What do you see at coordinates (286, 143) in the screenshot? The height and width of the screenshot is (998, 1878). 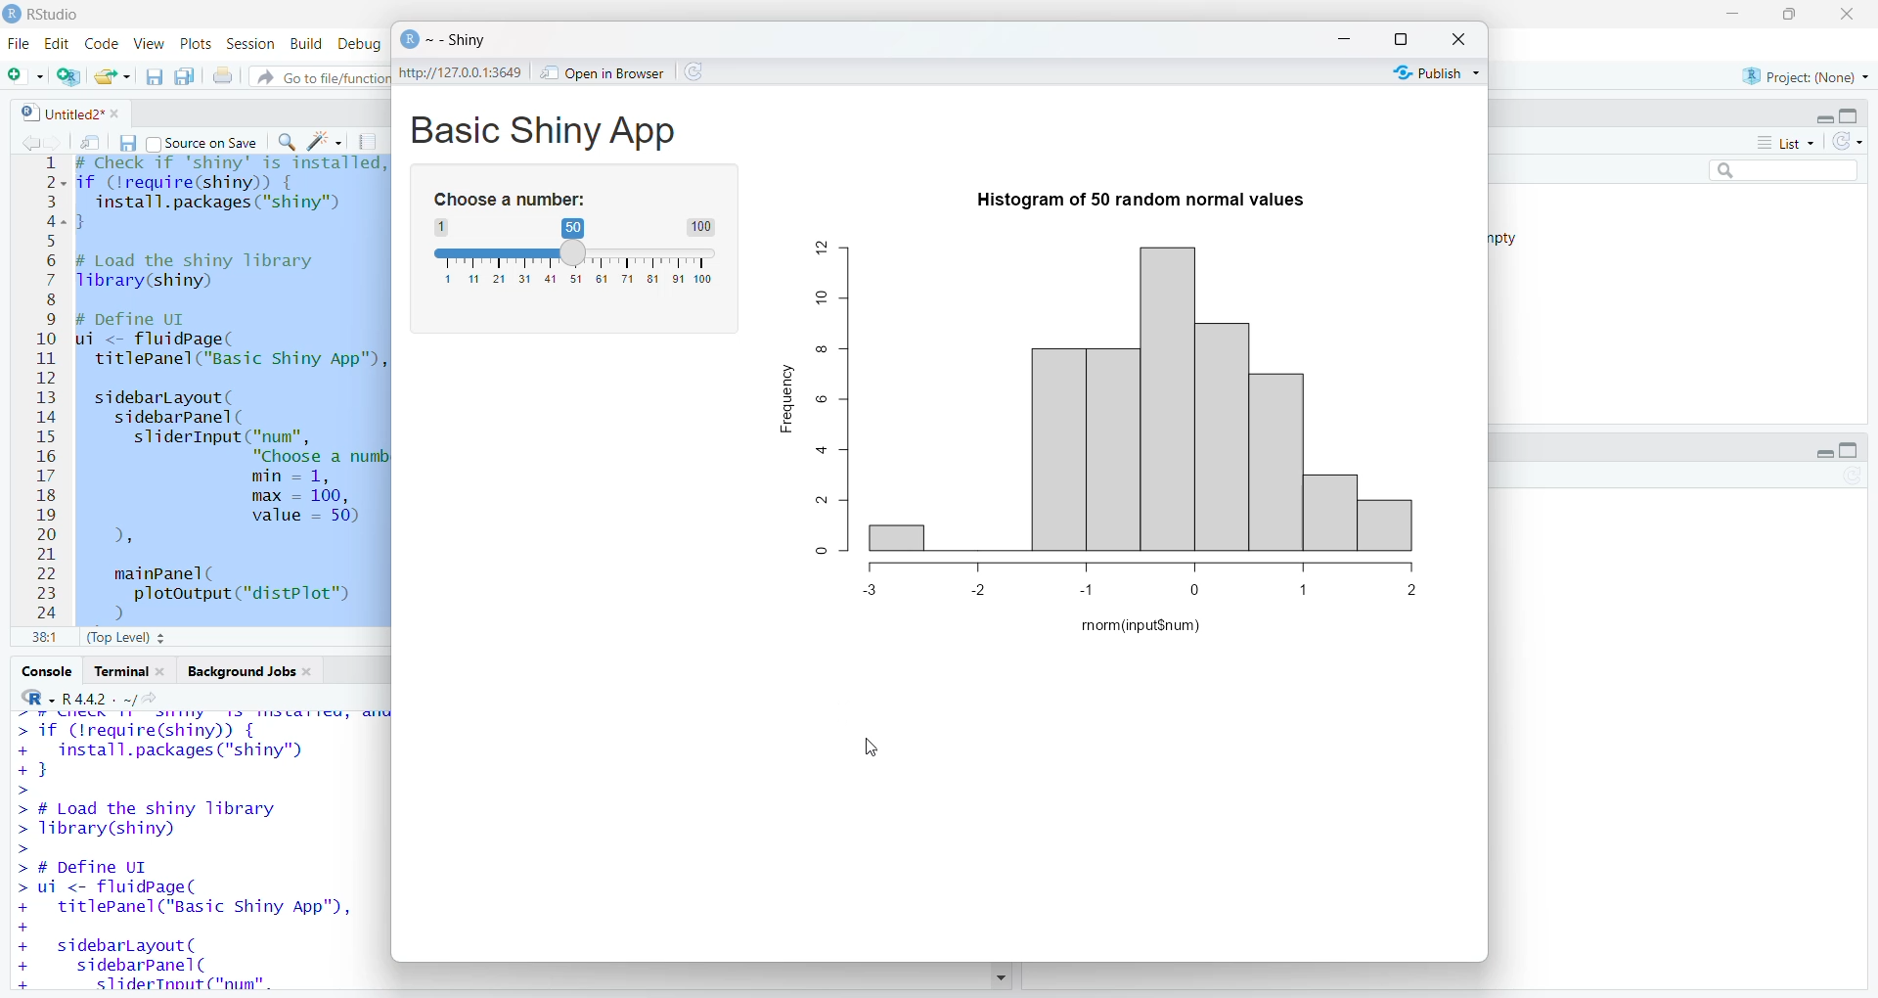 I see `search` at bounding box center [286, 143].